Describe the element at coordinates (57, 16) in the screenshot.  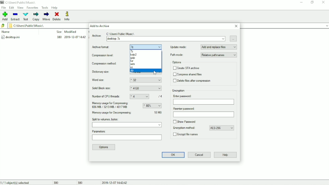
I see `Delete` at that location.